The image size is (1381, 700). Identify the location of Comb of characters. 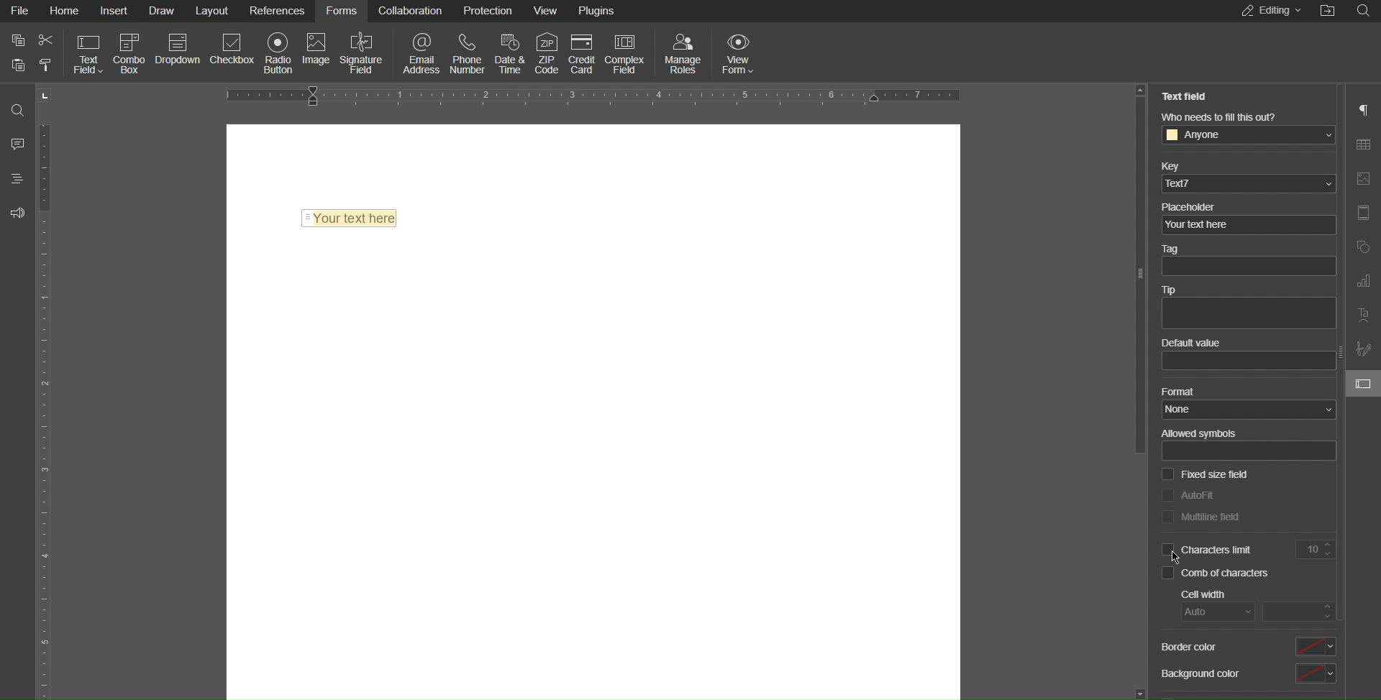
(1219, 575).